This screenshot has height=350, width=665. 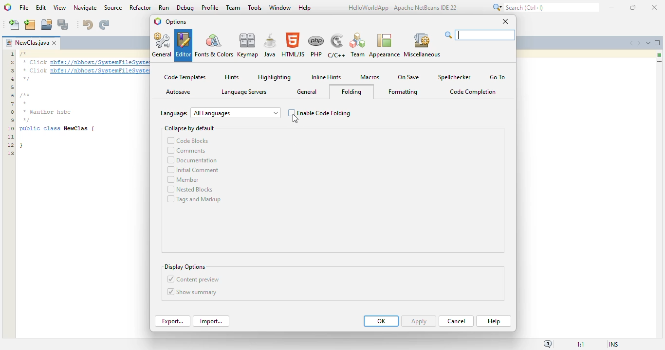 I want to click on undo, so click(x=88, y=25).